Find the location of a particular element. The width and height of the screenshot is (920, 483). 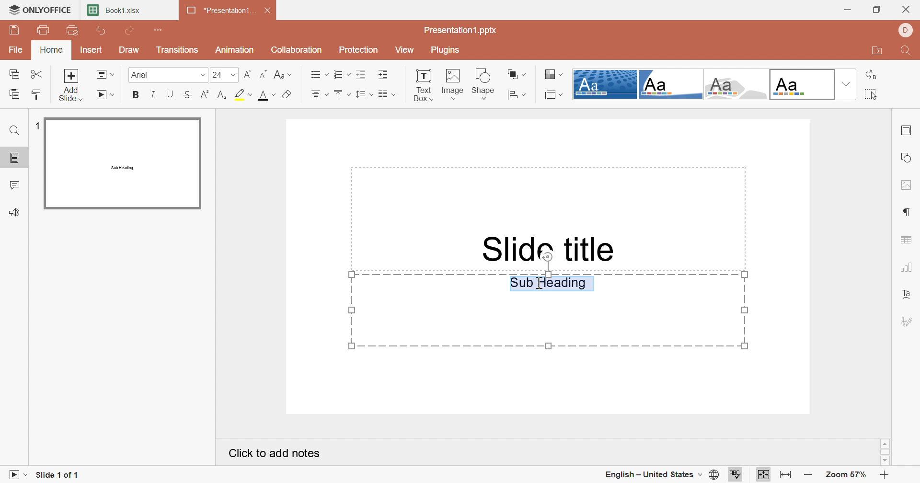

Comments is located at coordinates (17, 184).